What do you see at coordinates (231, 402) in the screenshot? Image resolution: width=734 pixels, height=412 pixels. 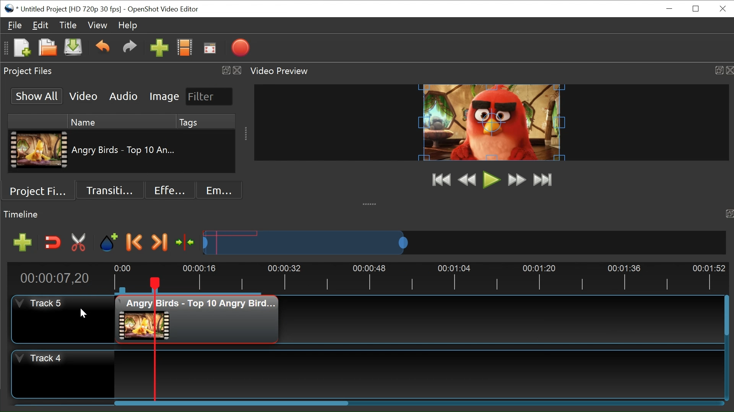 I see `Horizontal Scroll bar` at bounding box center [231, 402].